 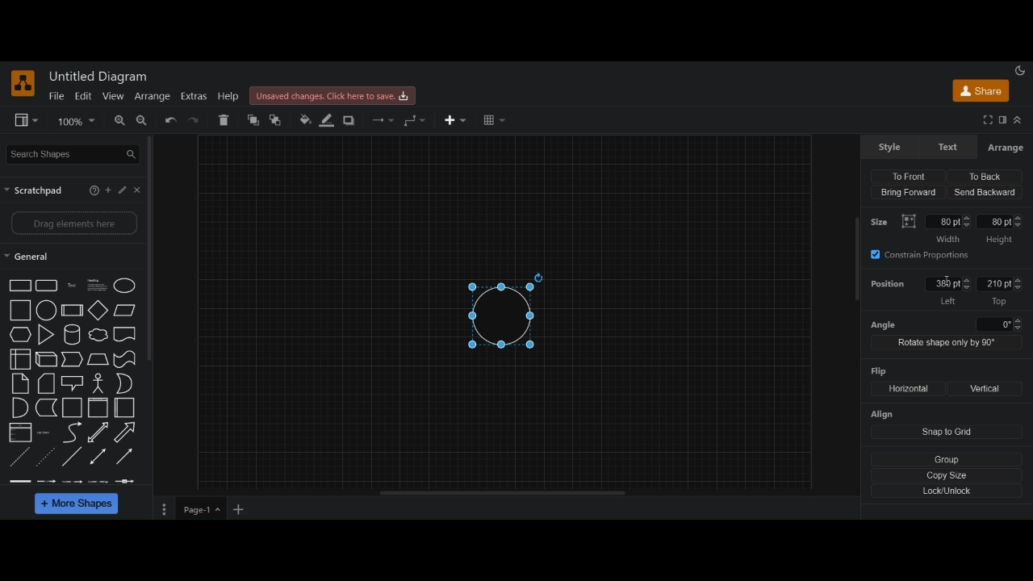 What do you see at coordinates (253, 120) in the screenshot?
I see `to front` at bounding box center [253, 120].